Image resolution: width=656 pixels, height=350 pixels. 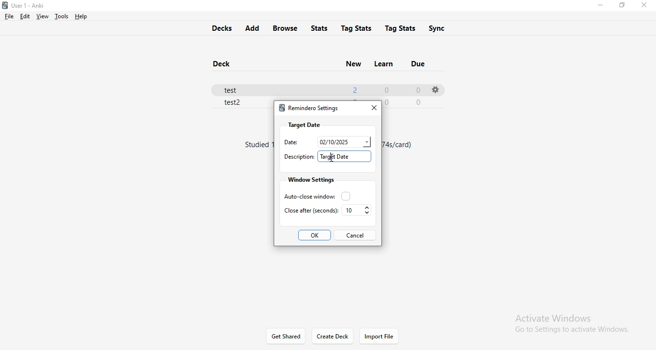 I want to click on Anki, so click(x=28, y=6).